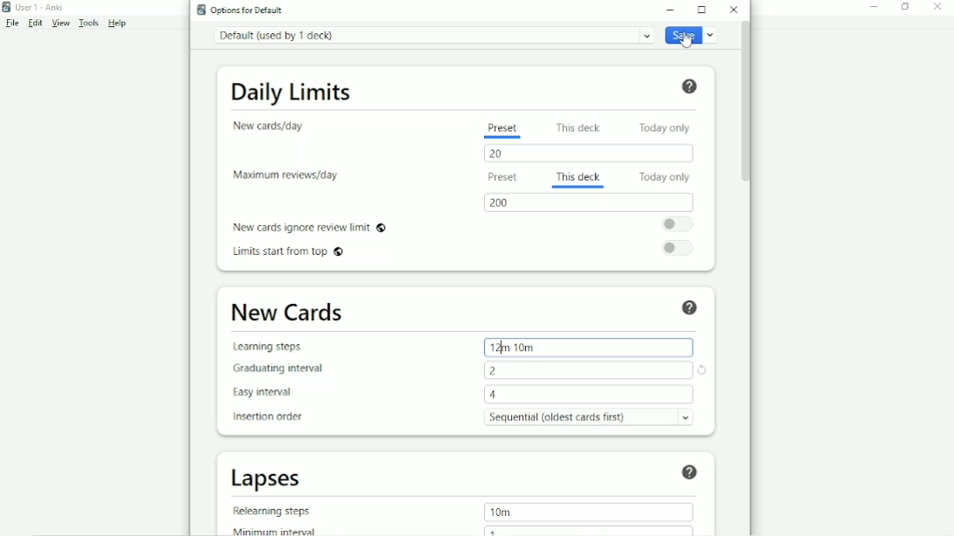 Image resolution: width=954 pixels, height=536 pixels. Describe the element at coordinates (270, 530) in the screenshot. I see `Minimum interval` at that location.